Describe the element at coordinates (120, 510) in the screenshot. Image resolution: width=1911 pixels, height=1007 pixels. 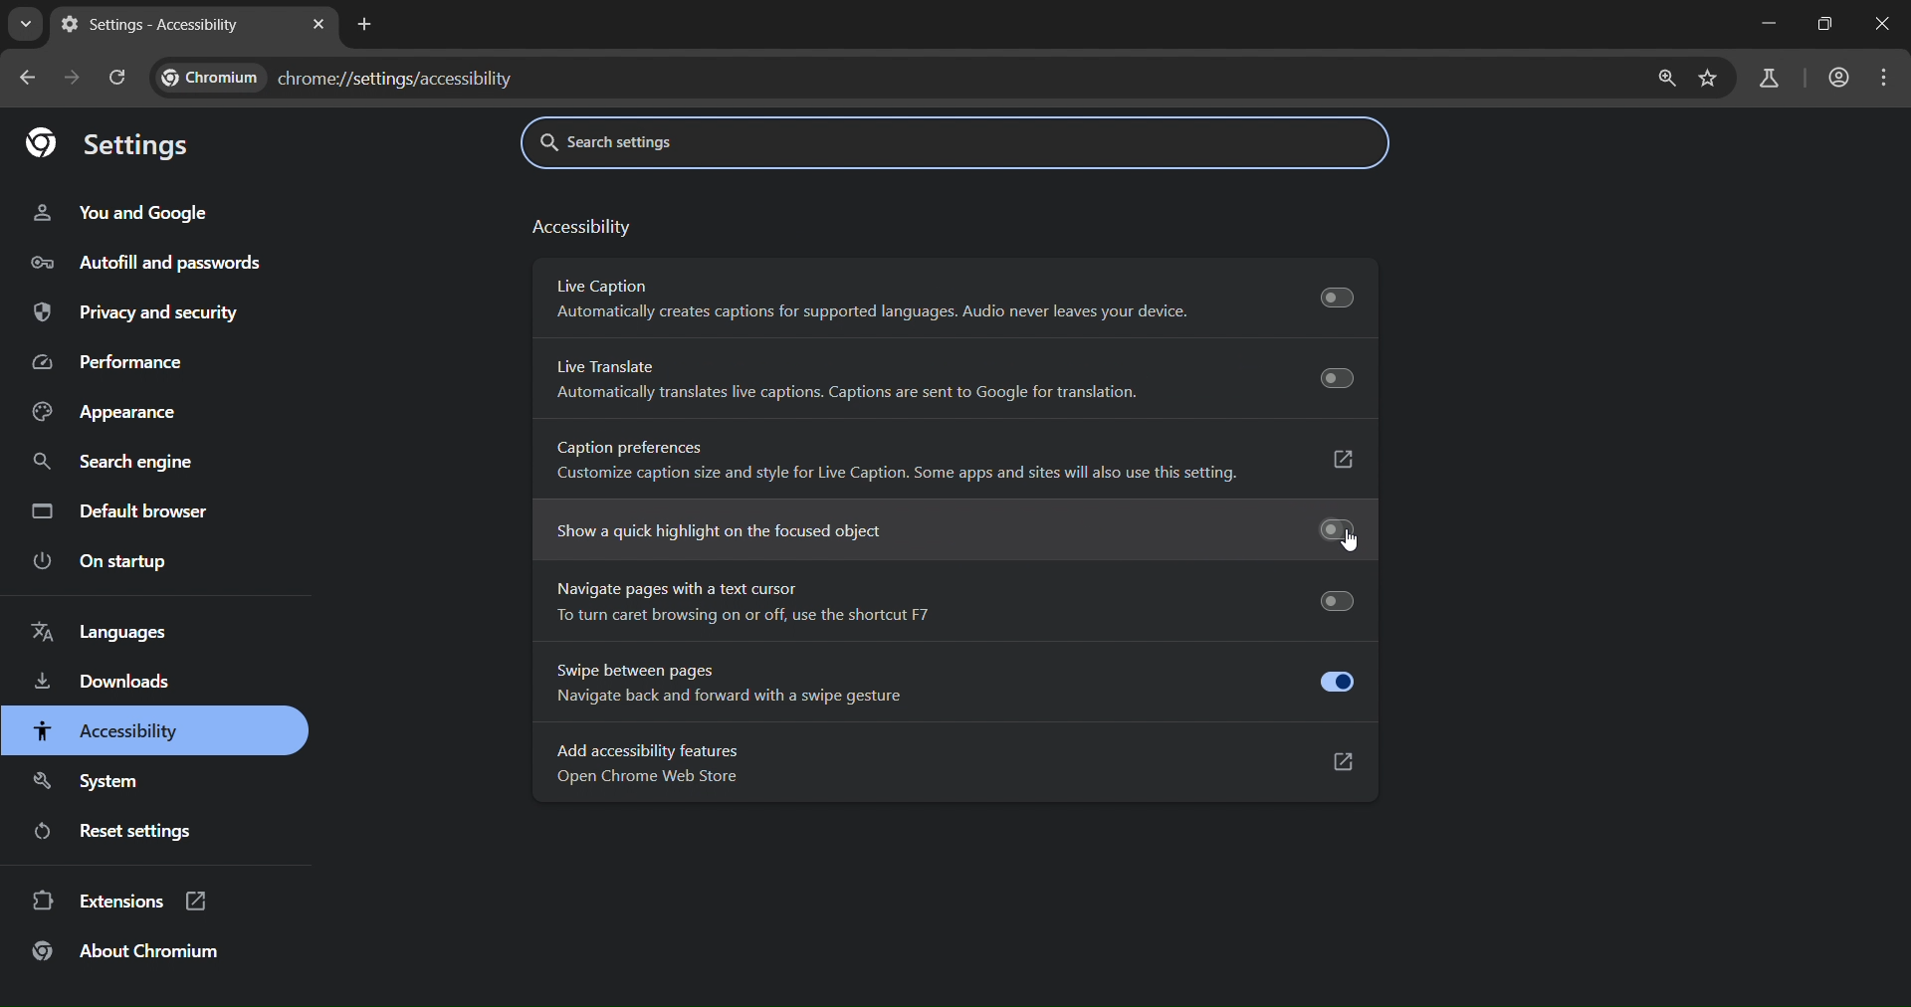
I see `default browser` at that location.